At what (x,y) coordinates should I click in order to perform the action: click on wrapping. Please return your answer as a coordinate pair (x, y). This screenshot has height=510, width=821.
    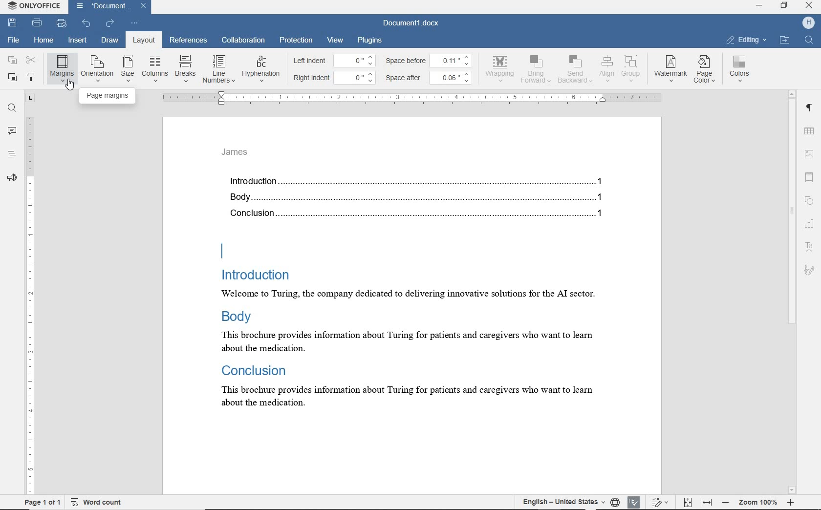
    Looking at the image, I should click on (501, 68).